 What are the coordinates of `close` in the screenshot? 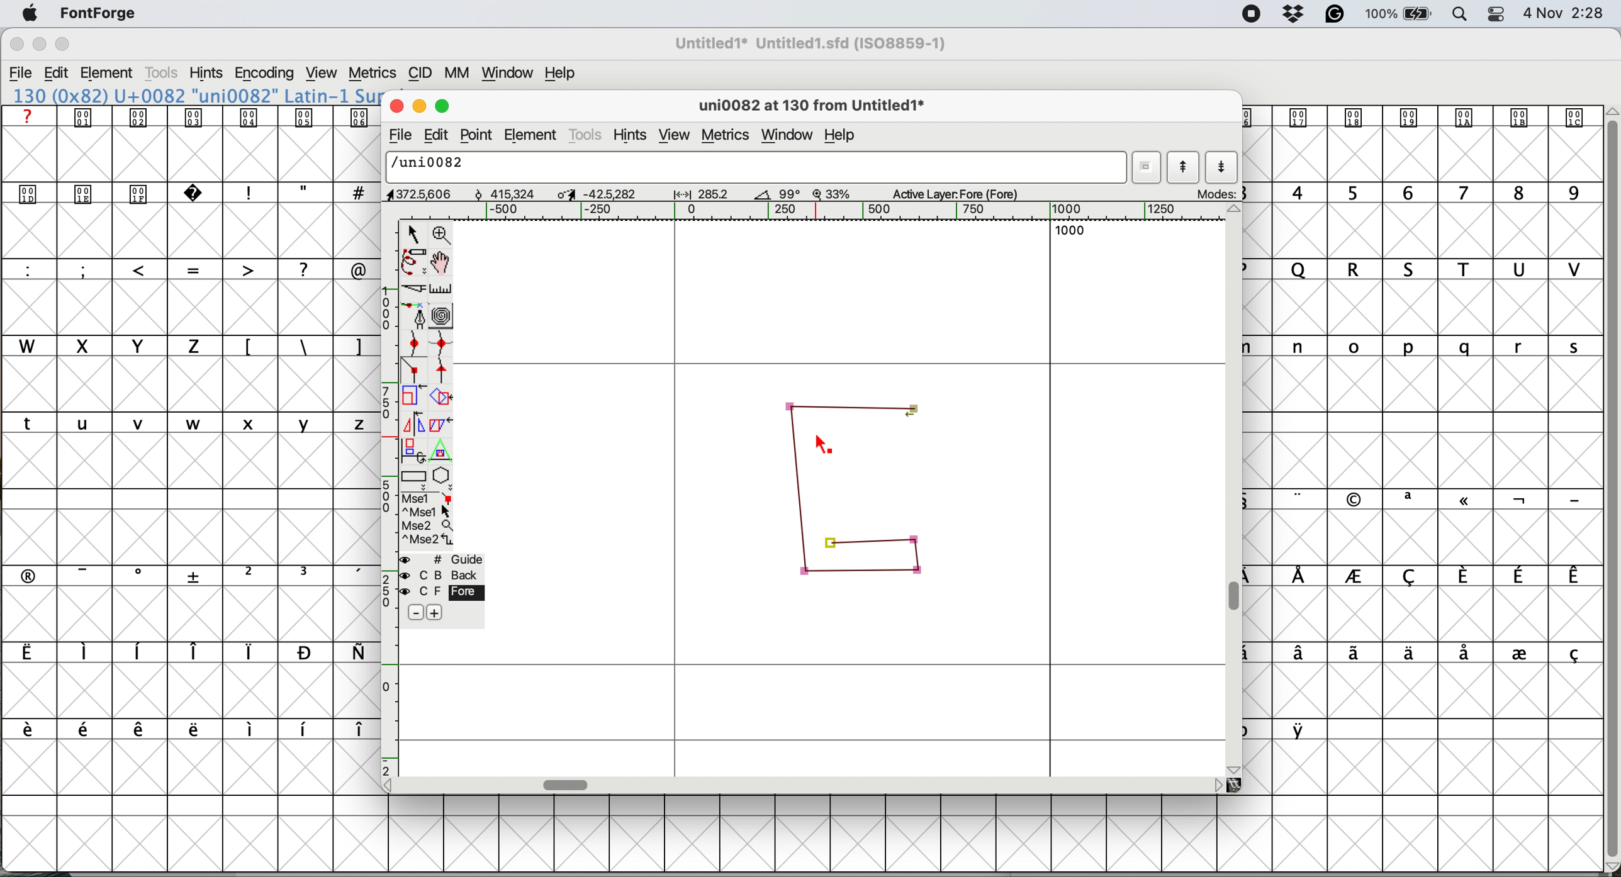 It's located at (16, 45).